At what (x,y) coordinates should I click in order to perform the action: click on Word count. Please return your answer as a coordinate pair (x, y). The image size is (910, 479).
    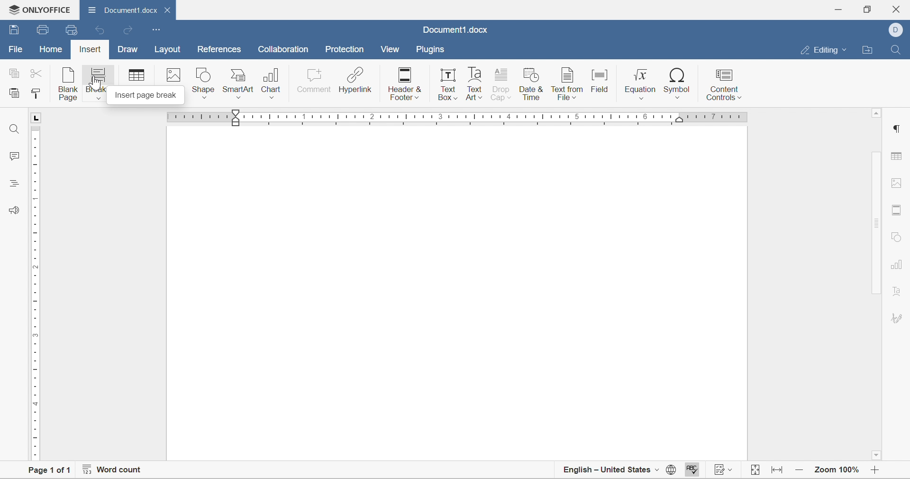
    Looking at the image, I should click on (113, 471).